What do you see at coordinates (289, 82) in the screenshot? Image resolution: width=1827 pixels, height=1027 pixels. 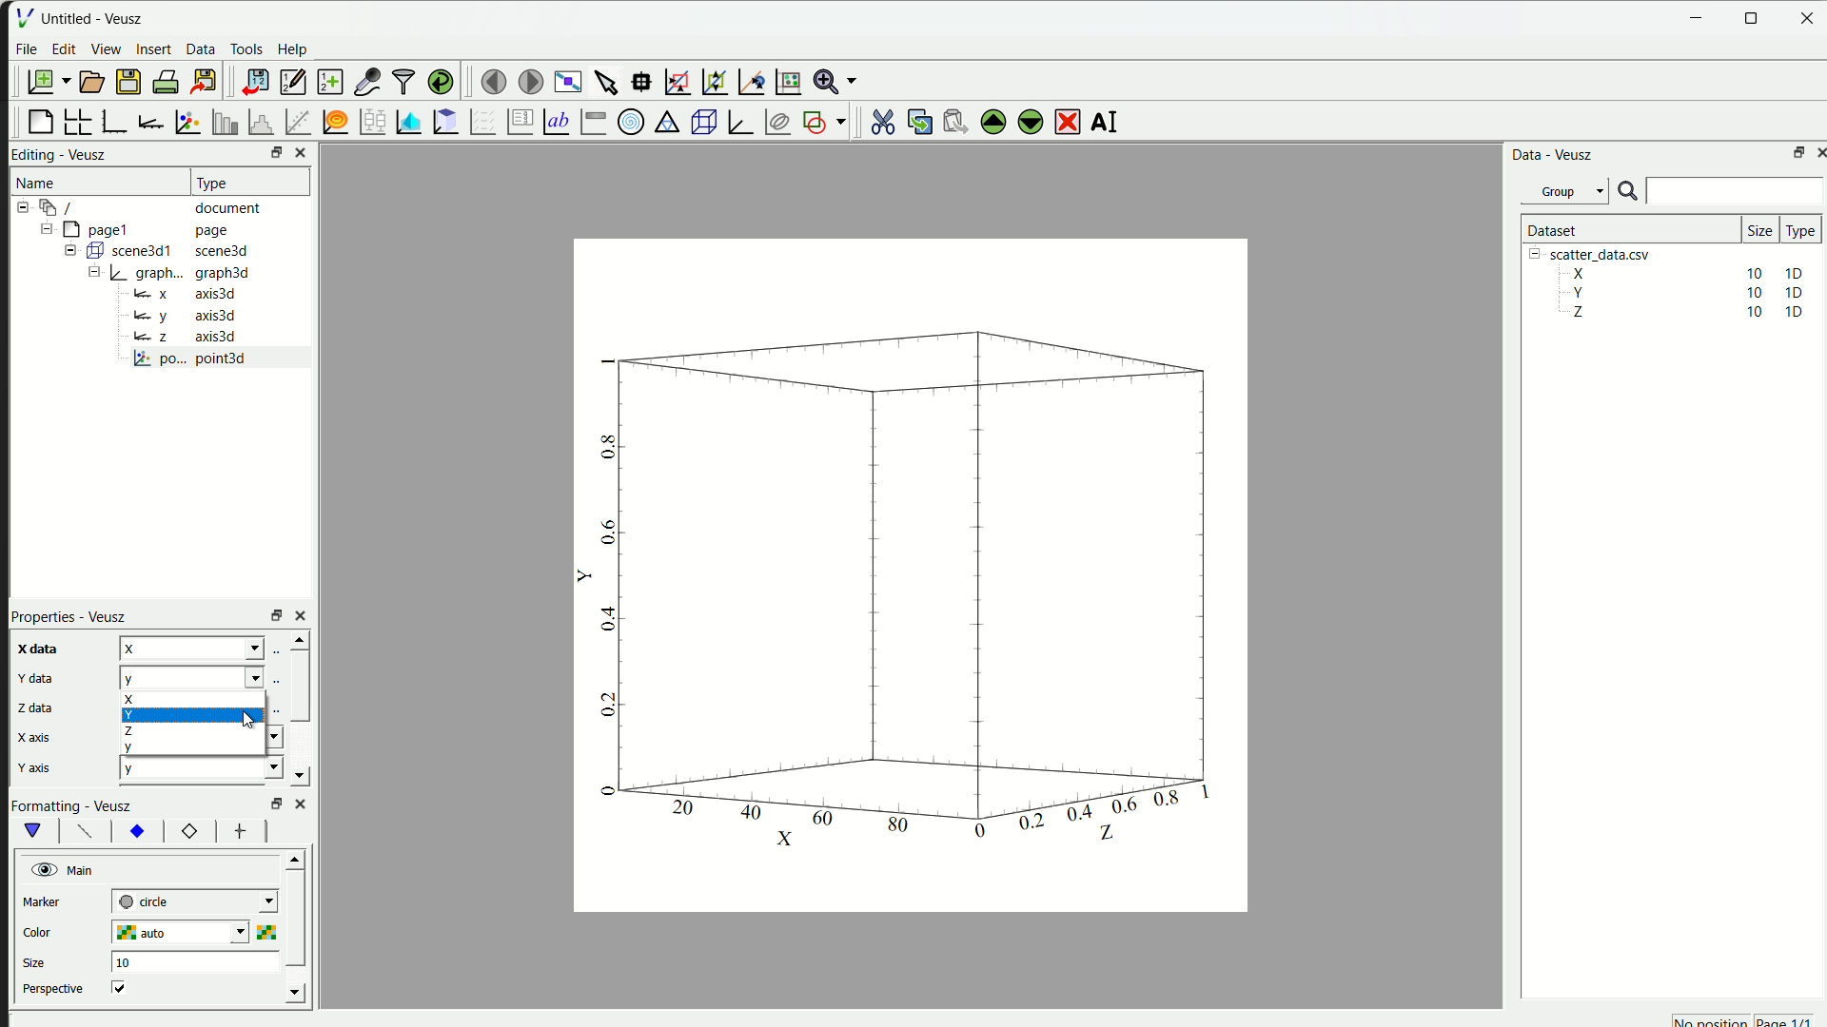 I see `editor` at bounding box center [289, 82].